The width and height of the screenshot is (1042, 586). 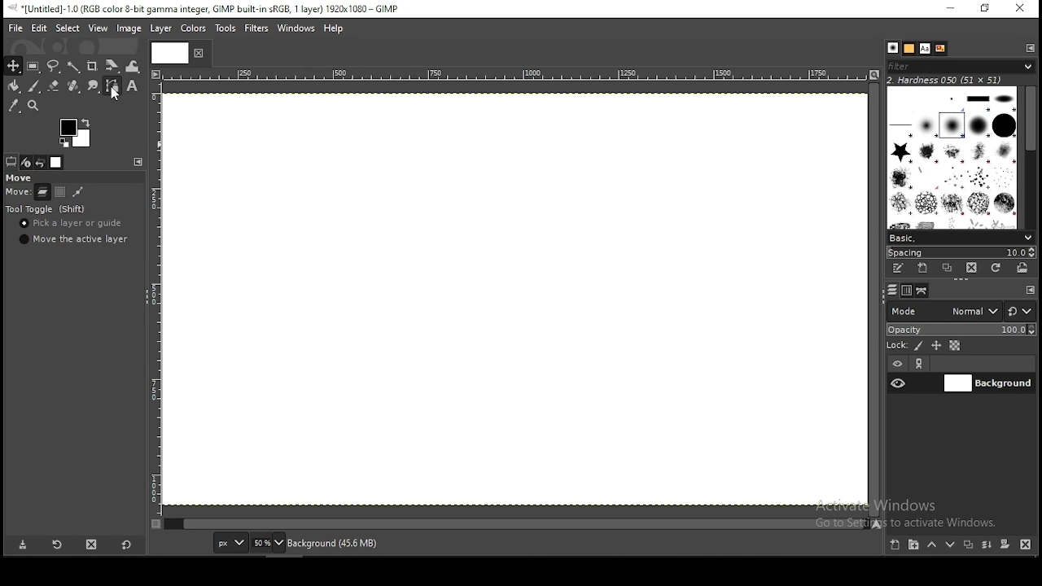 I want to click on paintbucket tool, so click(x=12, y=87).